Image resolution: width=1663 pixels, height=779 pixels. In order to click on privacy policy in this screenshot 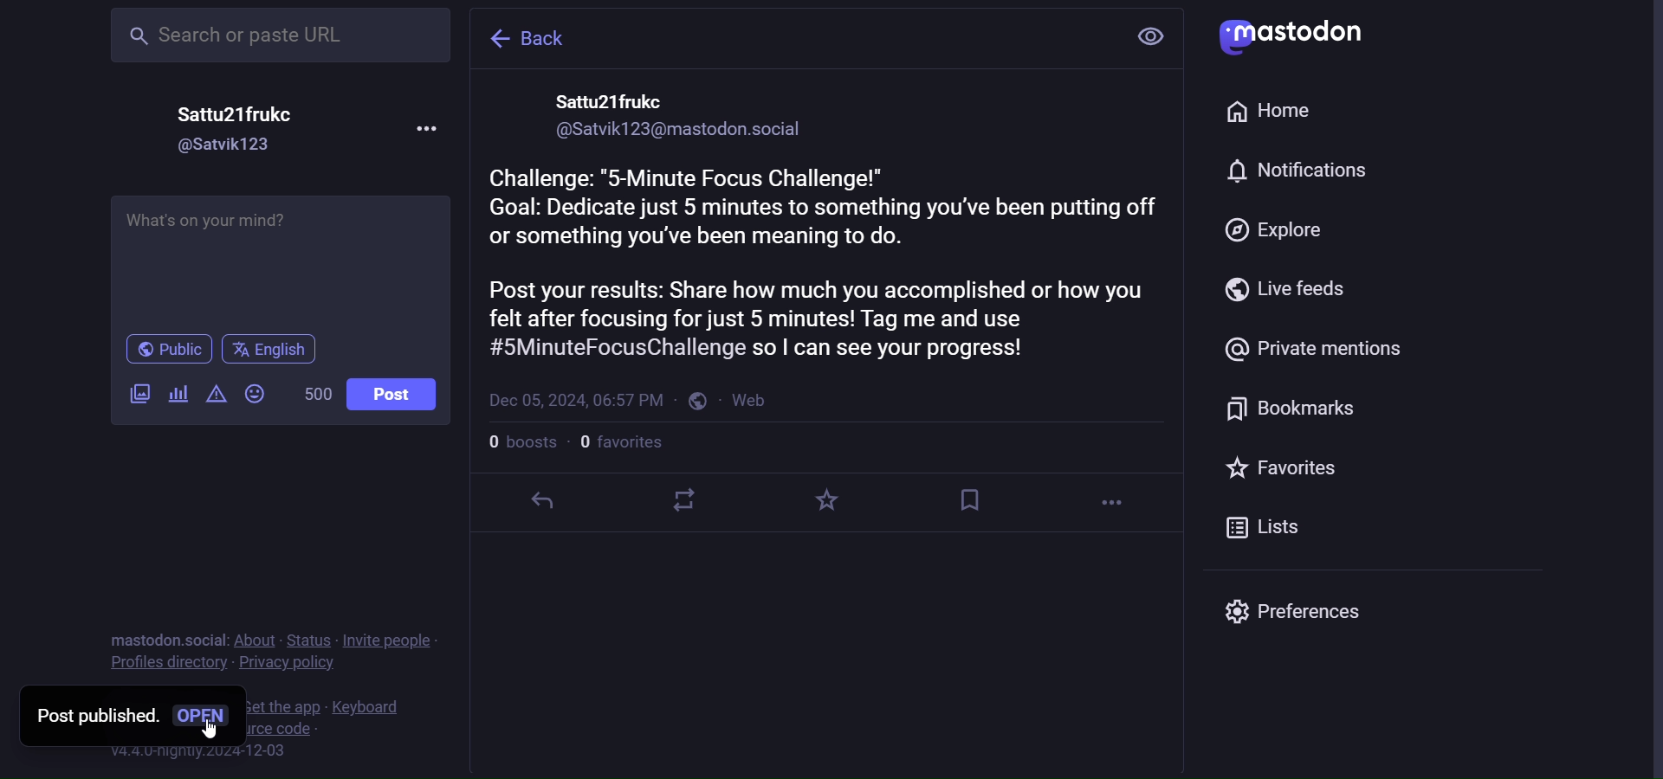, I will do `click(288, 665)`.